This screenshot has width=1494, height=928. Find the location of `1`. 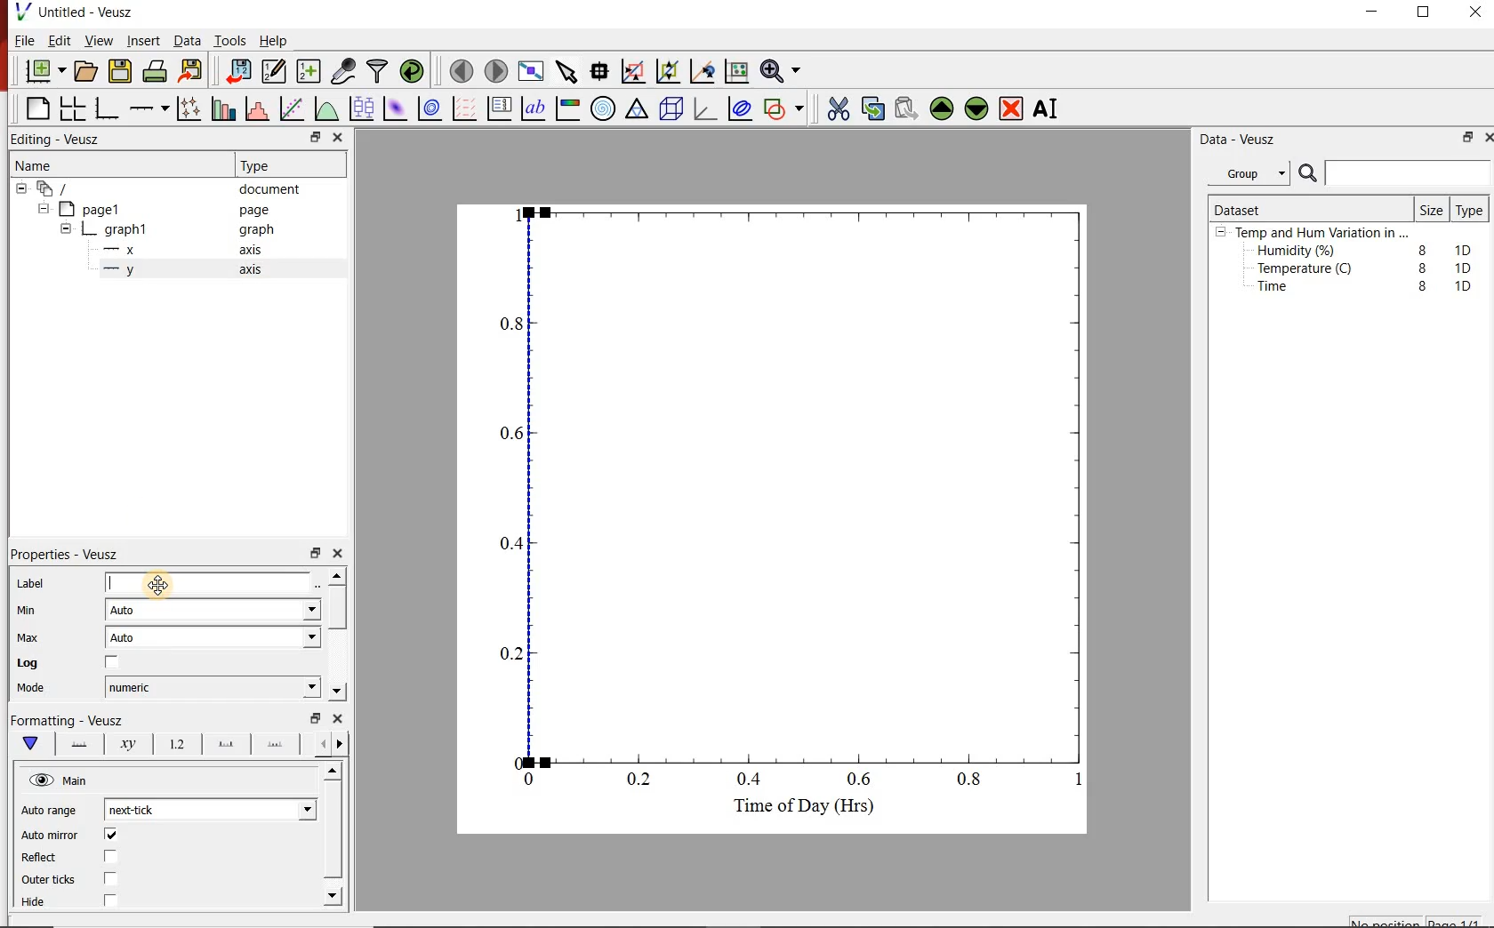

1 is located at coordinates (515, 213).